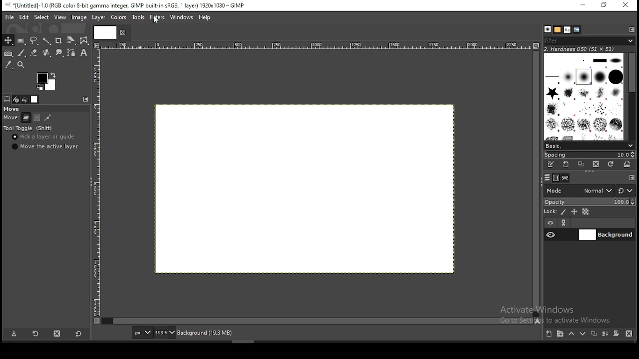 The image size is (639, 359). I want to click on brushes, so click(583, 97).